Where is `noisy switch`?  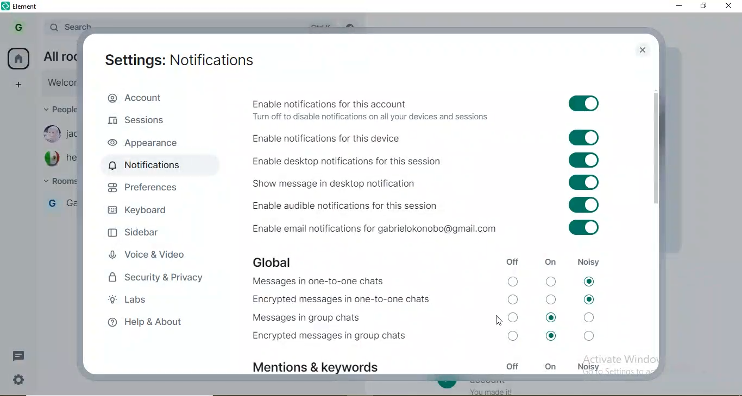 noisy switch is located at coordinates (588, 280).